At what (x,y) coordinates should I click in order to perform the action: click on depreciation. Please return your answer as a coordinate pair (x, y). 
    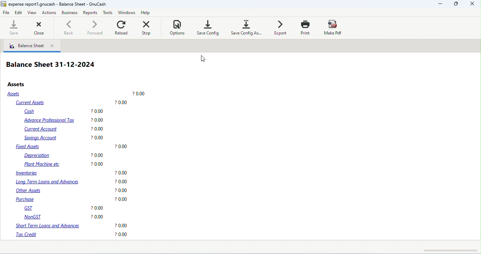
    Looking at the image, I should click on (65, 155).